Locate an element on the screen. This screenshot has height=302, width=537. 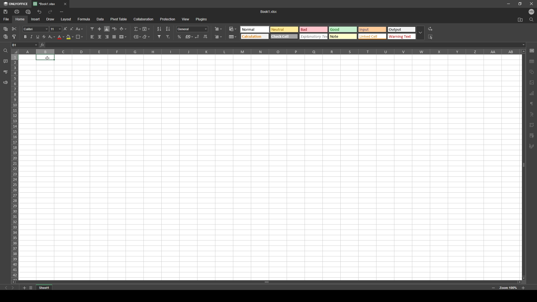
more options is located at coordinates (62, 12).